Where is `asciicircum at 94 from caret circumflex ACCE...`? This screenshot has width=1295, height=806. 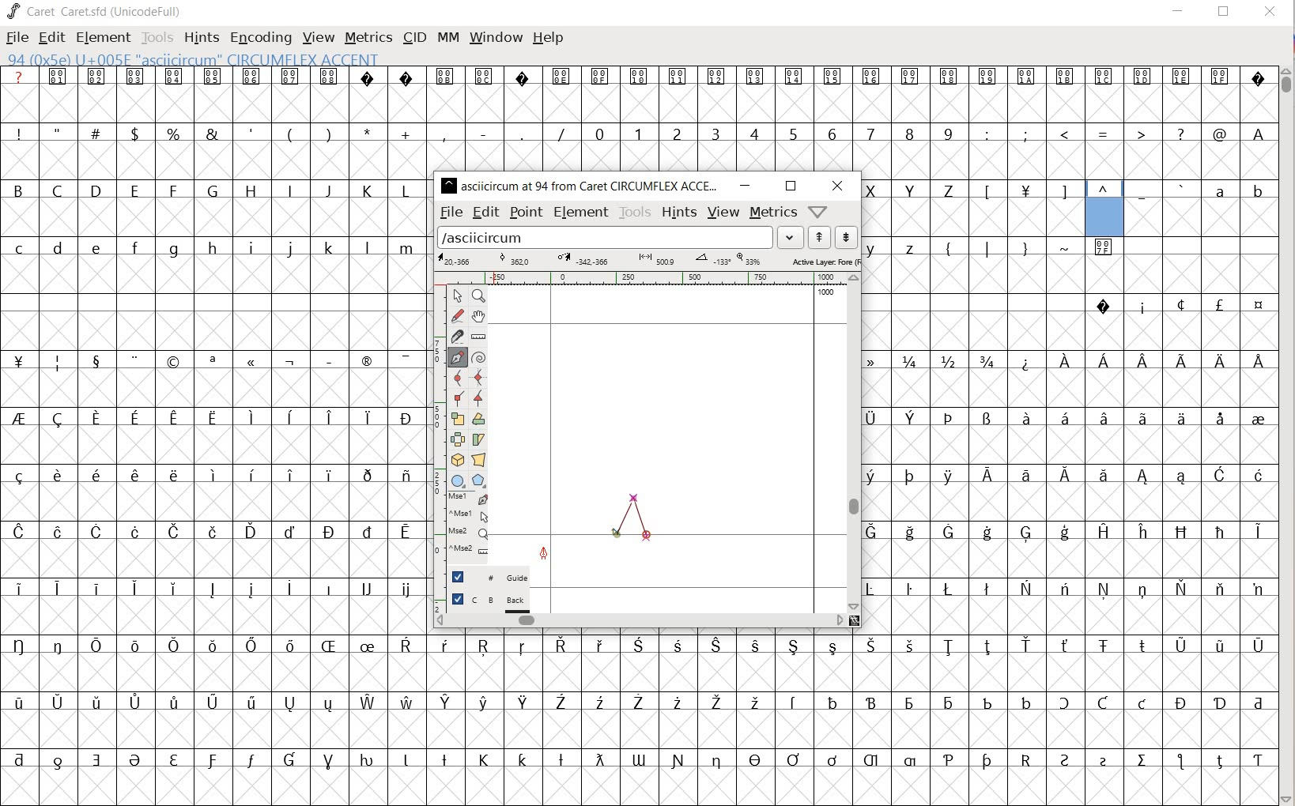
asciicircum at 94 from caret circumflex ACCE... is located at coordinates (581, 183).